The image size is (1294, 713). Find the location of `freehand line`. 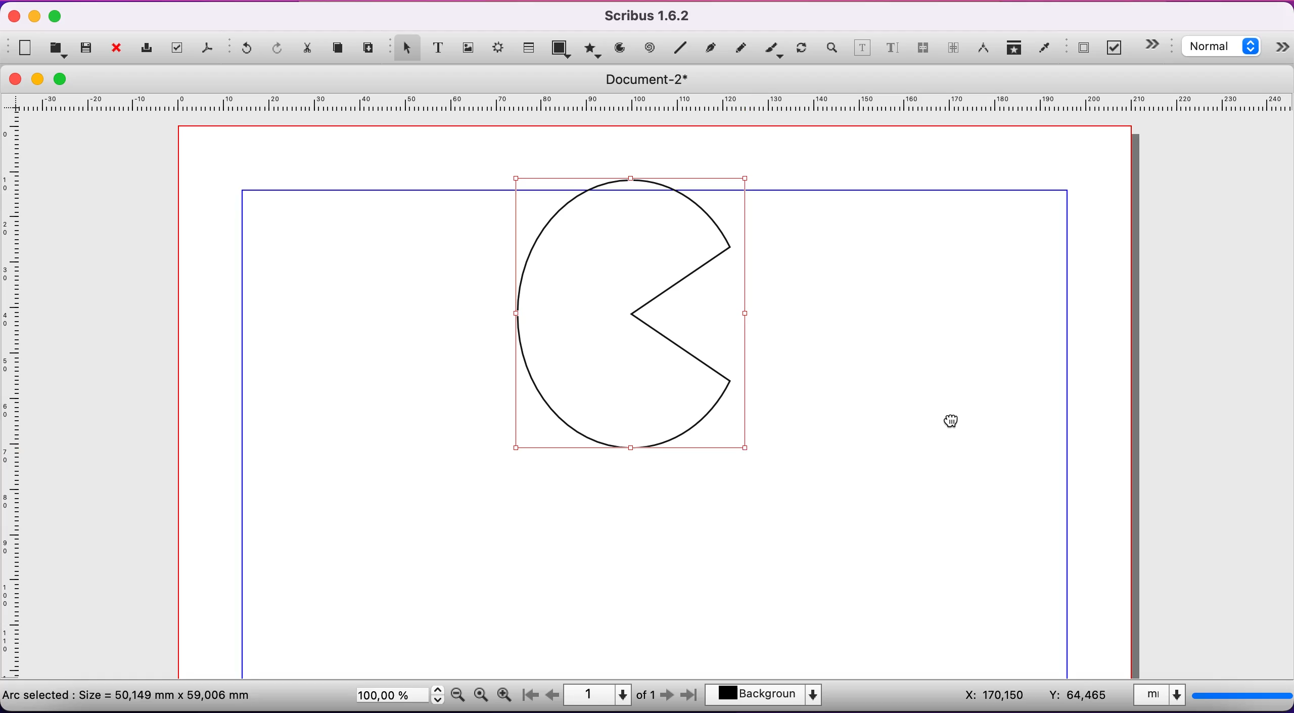

freehand line is located at coordinates (742, 47).